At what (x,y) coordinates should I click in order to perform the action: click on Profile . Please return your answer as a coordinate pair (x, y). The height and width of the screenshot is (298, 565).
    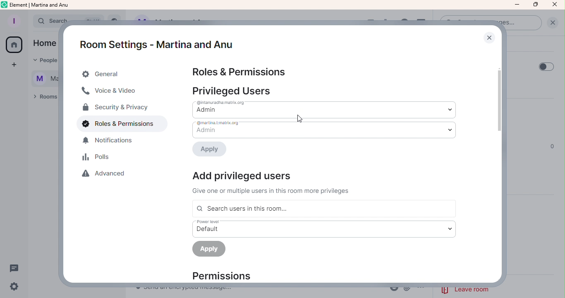
    Looking at the image, I should click on (14, 19).